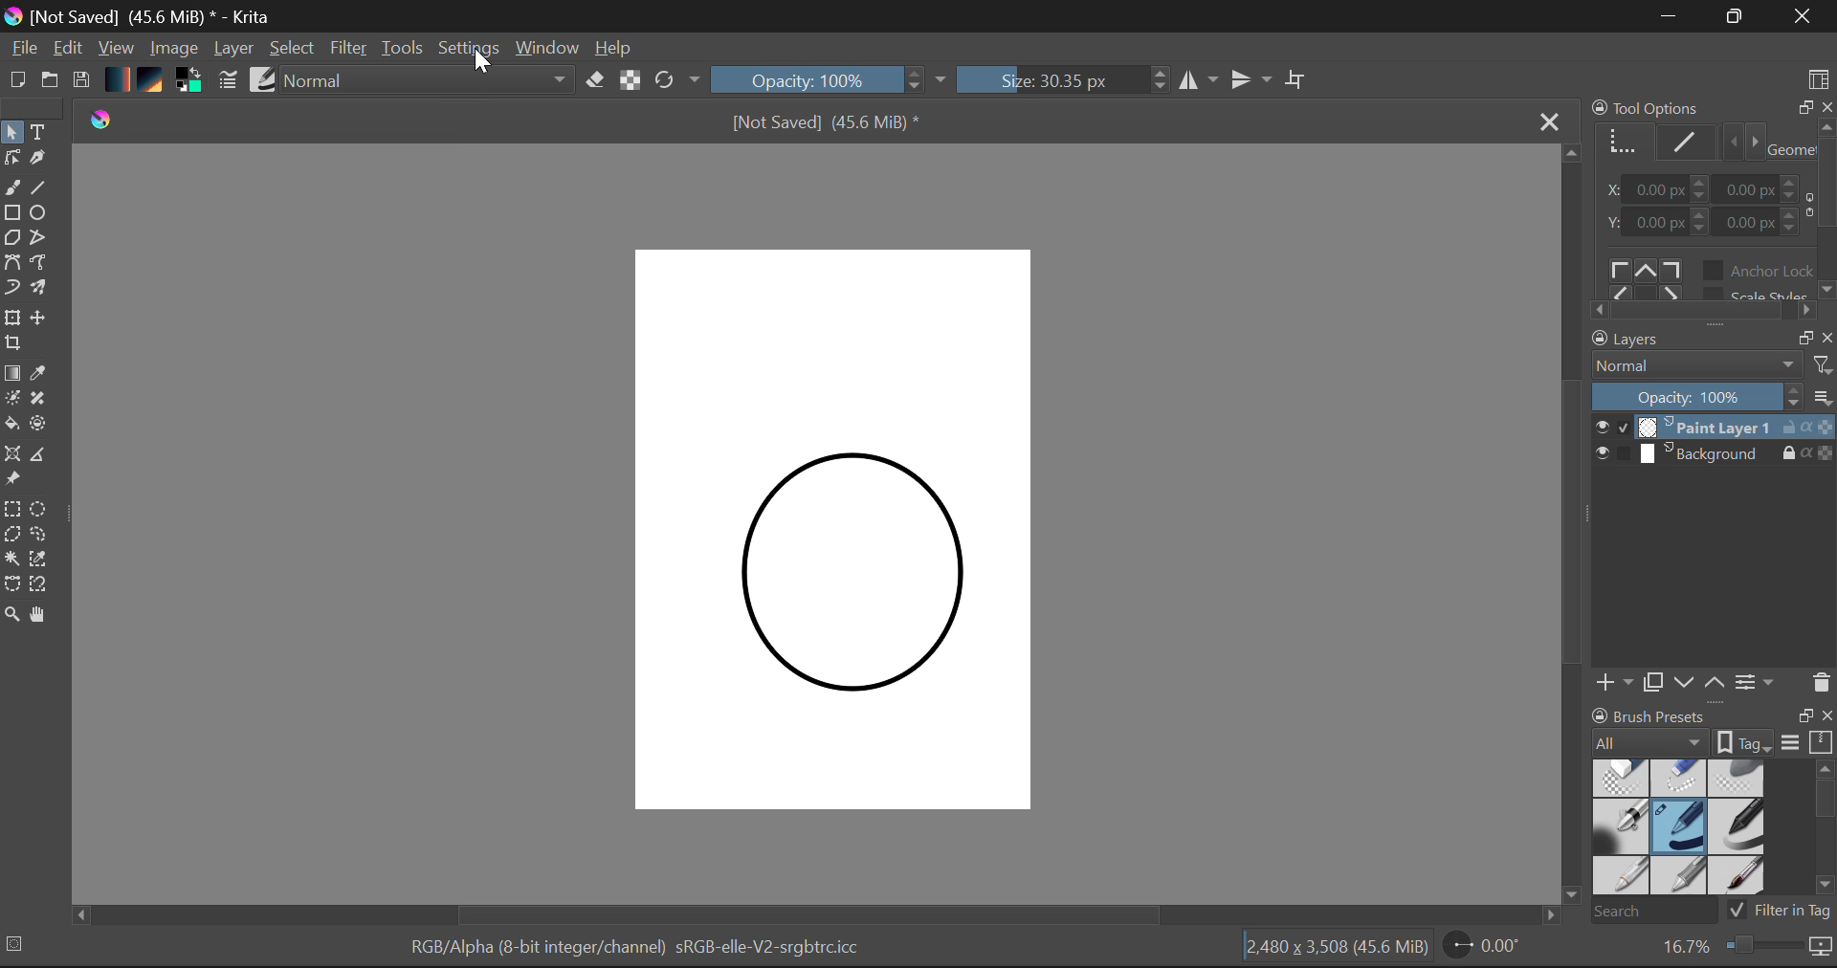  I want to click on Window, so click(550, 49).